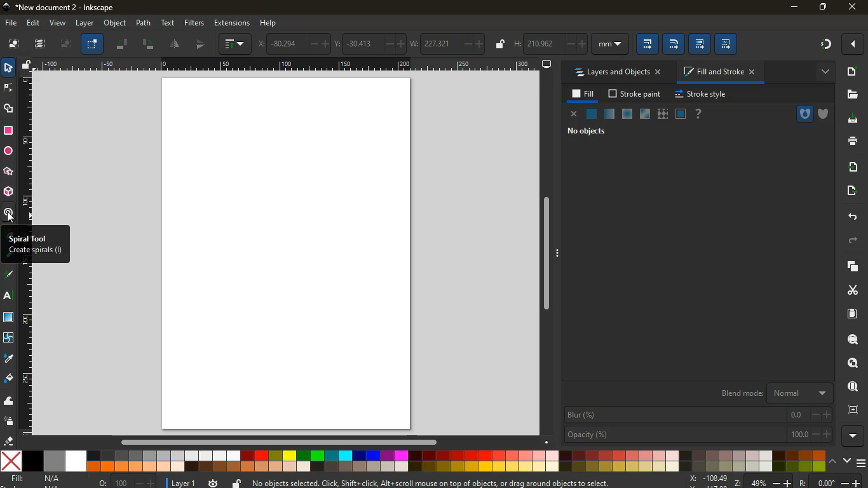  Describe the element at coordinates (412, 461) in the screenshot. I see `color` at that location.